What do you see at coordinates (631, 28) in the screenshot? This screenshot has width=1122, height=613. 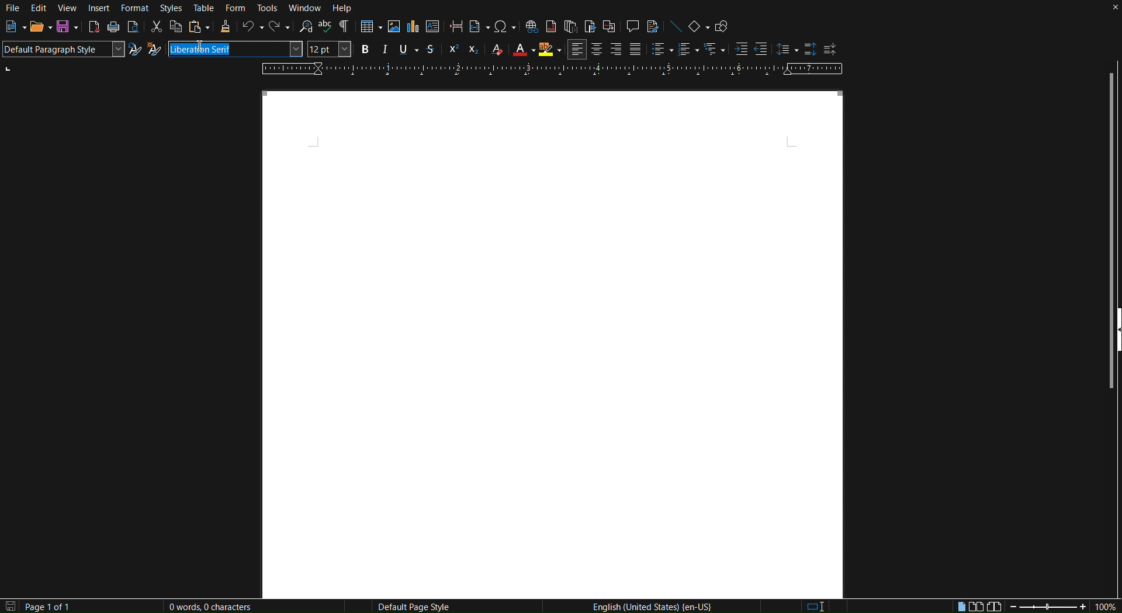 I see `Insert Comment` at bounding box center [631, 28].